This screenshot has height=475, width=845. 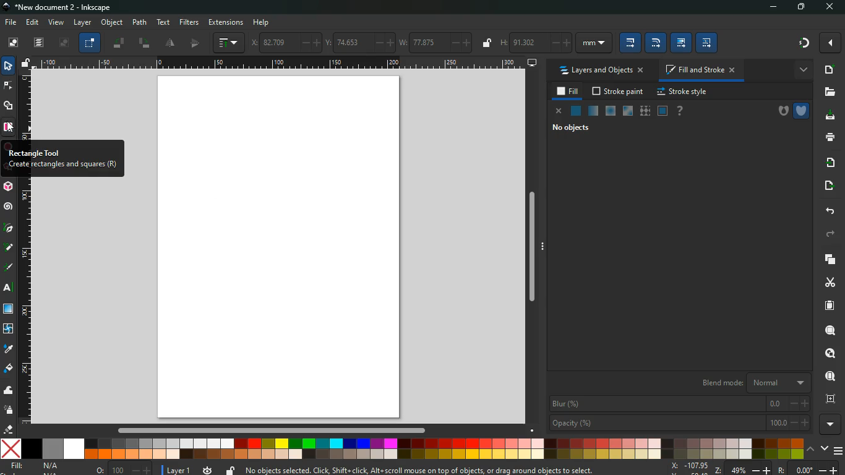 What do you see at coordinates (283, 43) in the screenshot?
I see `x` at bounding box center [283, 43].